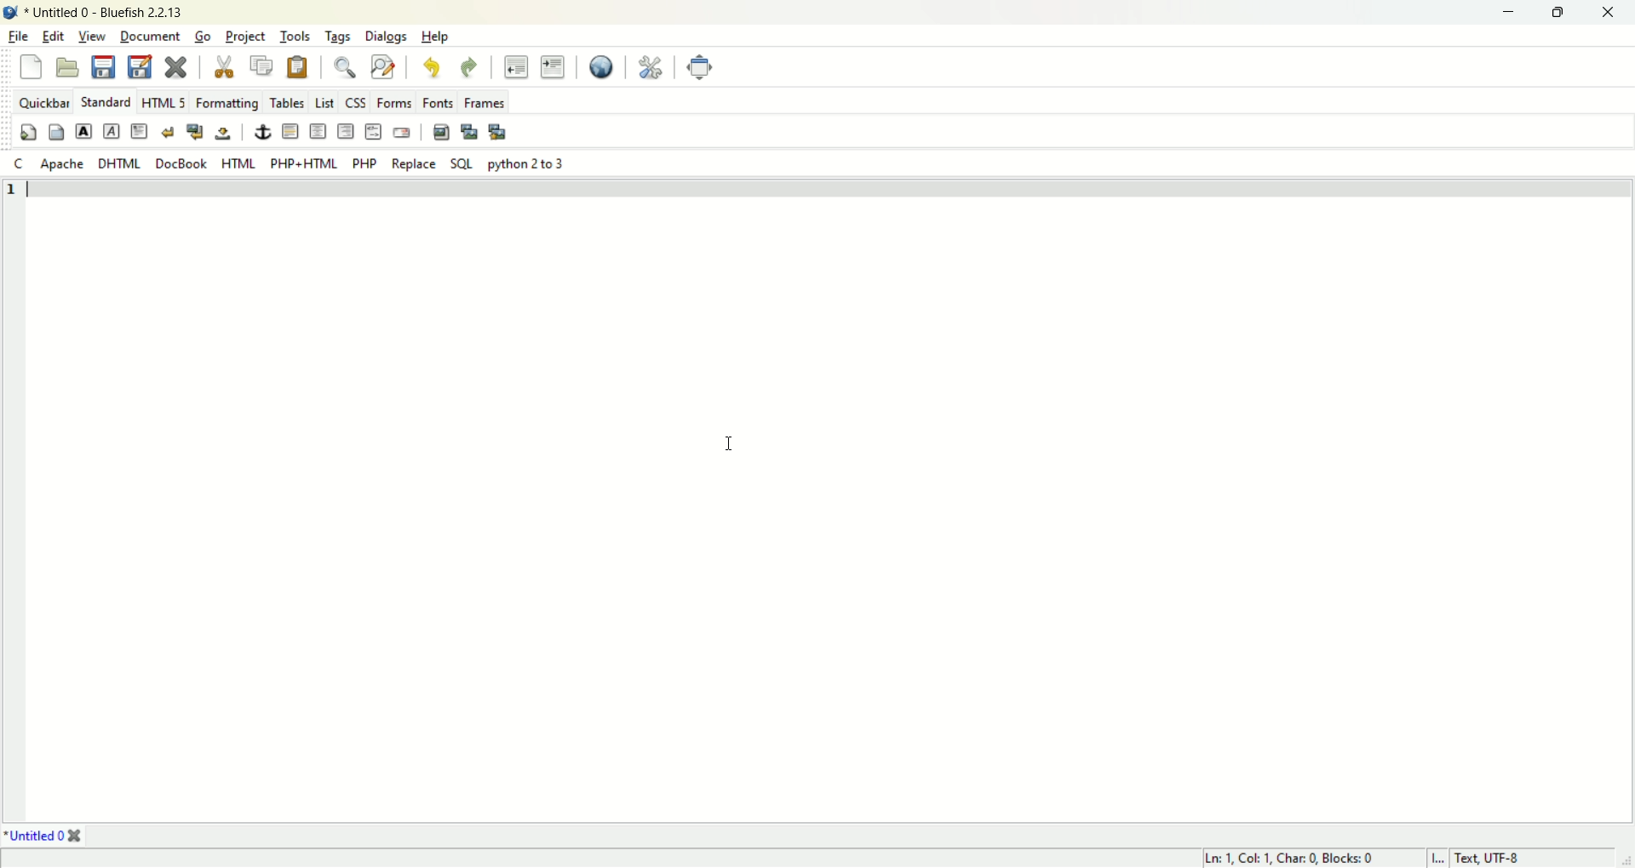 Image resolution: width=1635 pixels, height=868 pixels. I want to click on dialogs, so click(384, 37).